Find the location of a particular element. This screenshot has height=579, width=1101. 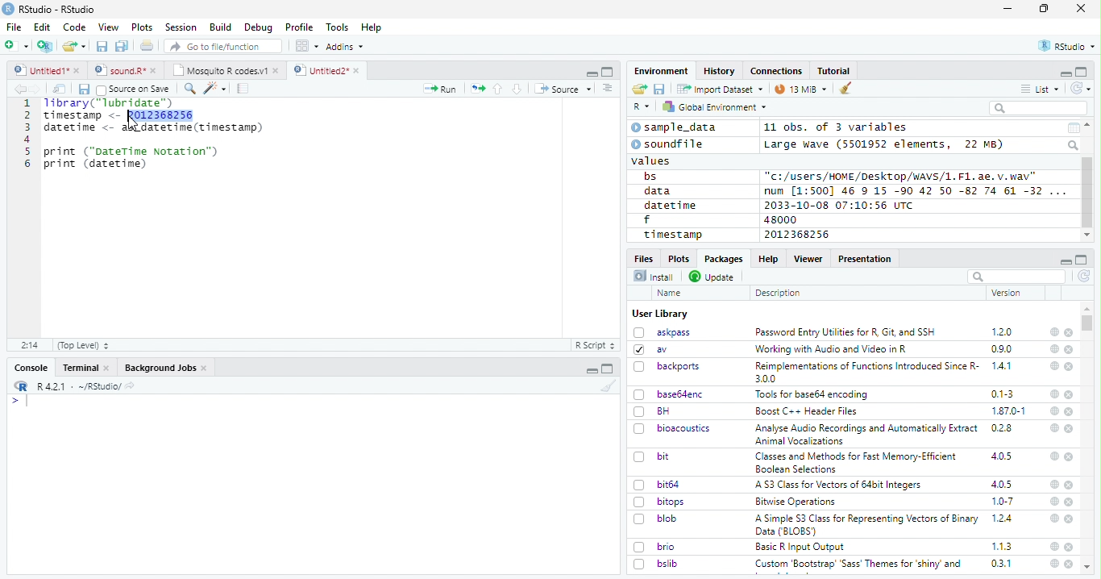

Debug is located at coordinates (259, 27).